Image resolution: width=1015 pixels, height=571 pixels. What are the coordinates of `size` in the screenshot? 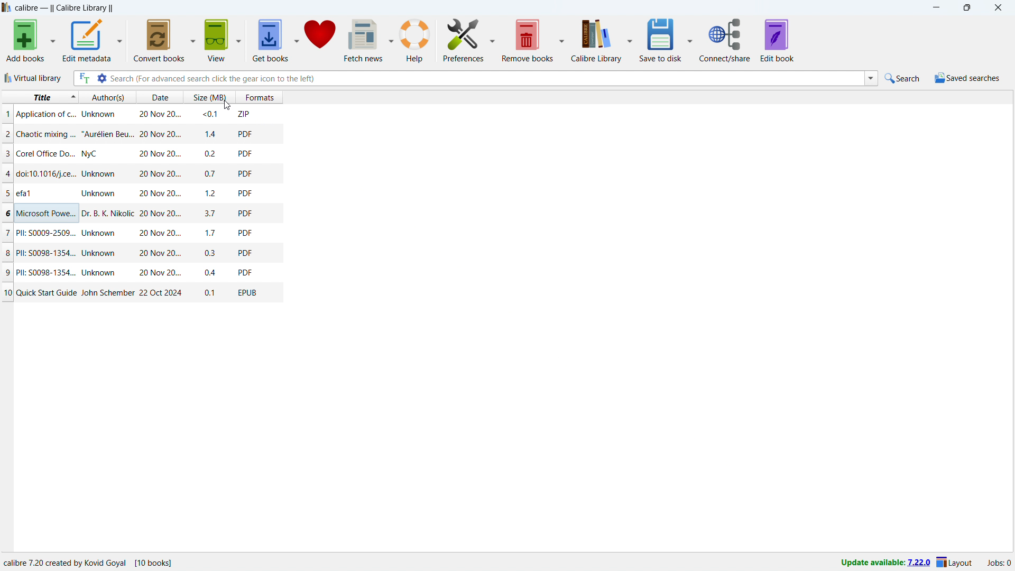 It's located at (209, 133).